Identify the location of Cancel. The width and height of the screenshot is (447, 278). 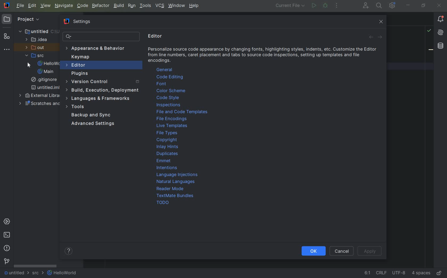
(342, 251).